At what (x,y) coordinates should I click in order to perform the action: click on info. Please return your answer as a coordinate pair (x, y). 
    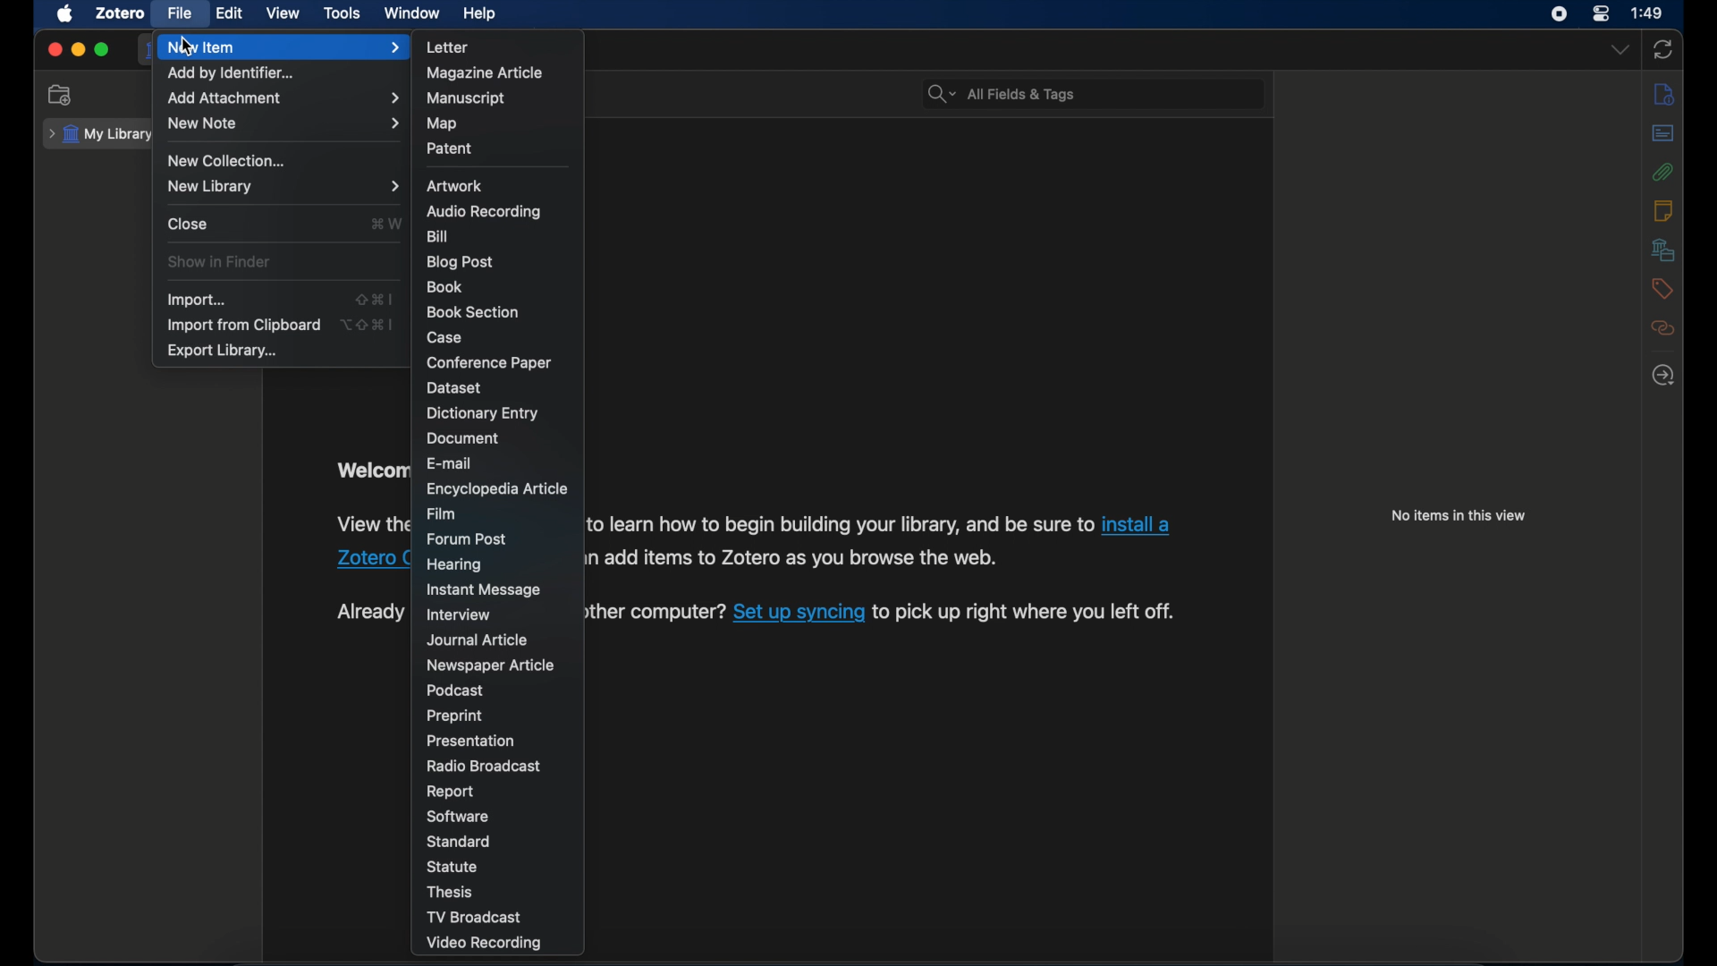
    Looking at the image, I should click on (1663, 96).